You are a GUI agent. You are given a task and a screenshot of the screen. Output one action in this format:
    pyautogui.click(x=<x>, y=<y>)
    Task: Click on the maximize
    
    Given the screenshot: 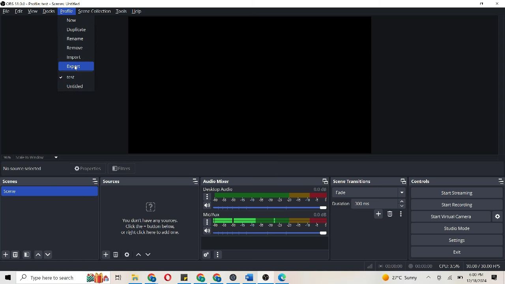 What is the action you would take?
    pyautogui.click(x=402, y=181)
    